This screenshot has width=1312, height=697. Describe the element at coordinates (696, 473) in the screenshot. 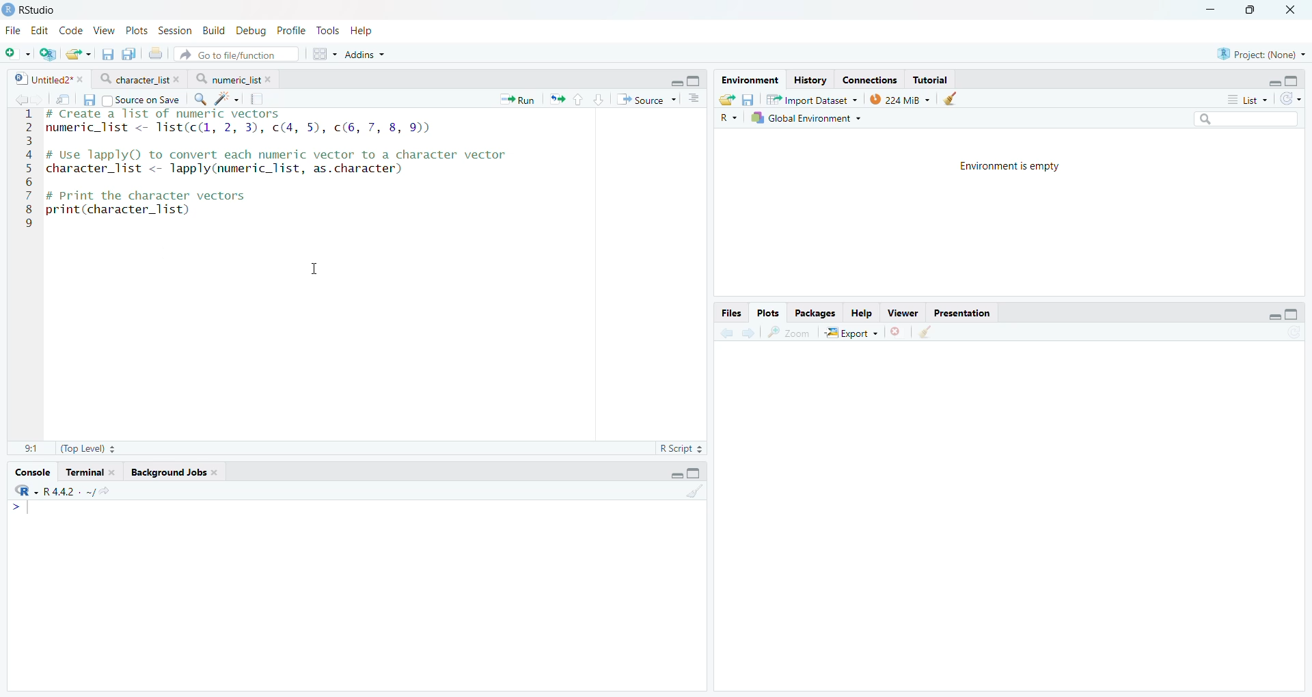

I see `Full Height` at that location.